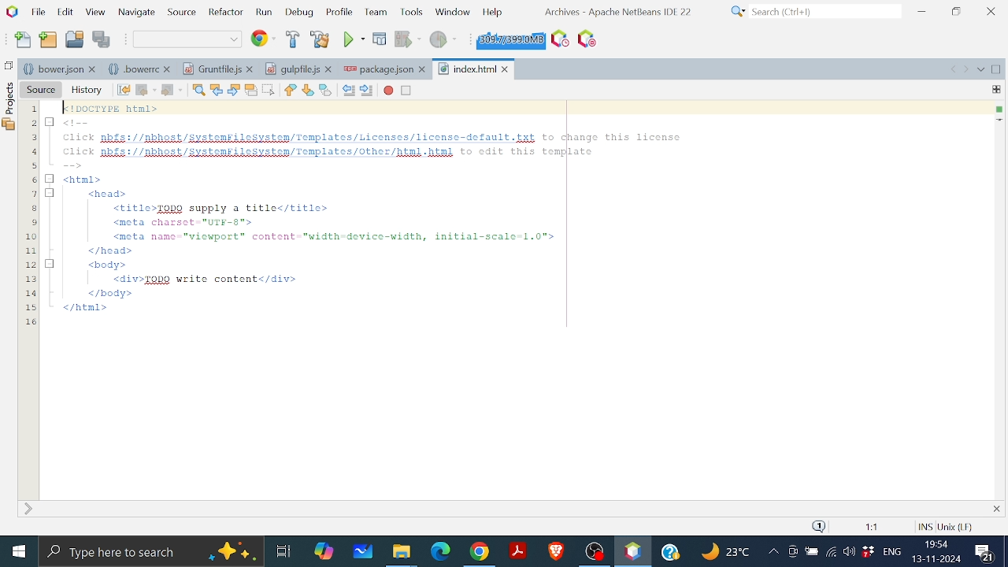  What do you see at coordinates (558, 39) in the screenshot?
I see `Task Scheduling` at bounding box center [558, 39].